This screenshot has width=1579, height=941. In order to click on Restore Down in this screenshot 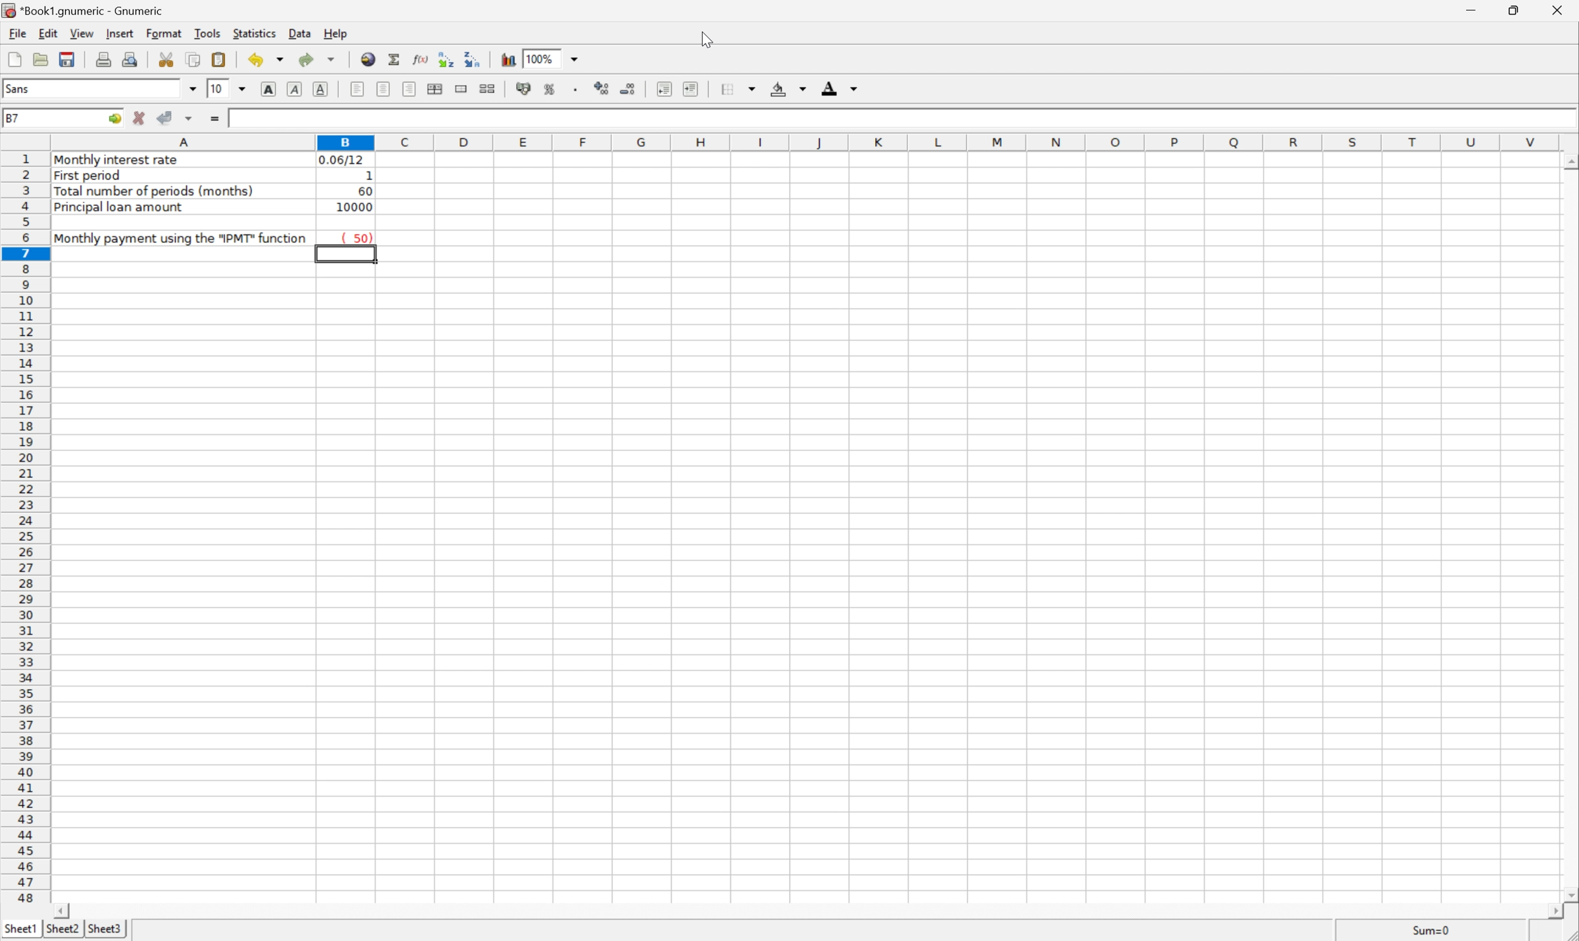, I will do `click(1514, 10)`.